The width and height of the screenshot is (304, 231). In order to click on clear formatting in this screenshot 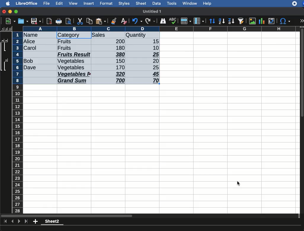, I will do `click(124, 21)`.